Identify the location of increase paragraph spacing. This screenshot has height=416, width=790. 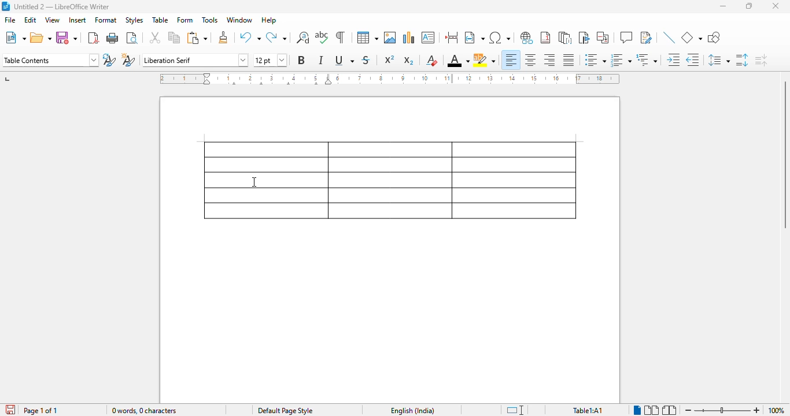
(741, 60).